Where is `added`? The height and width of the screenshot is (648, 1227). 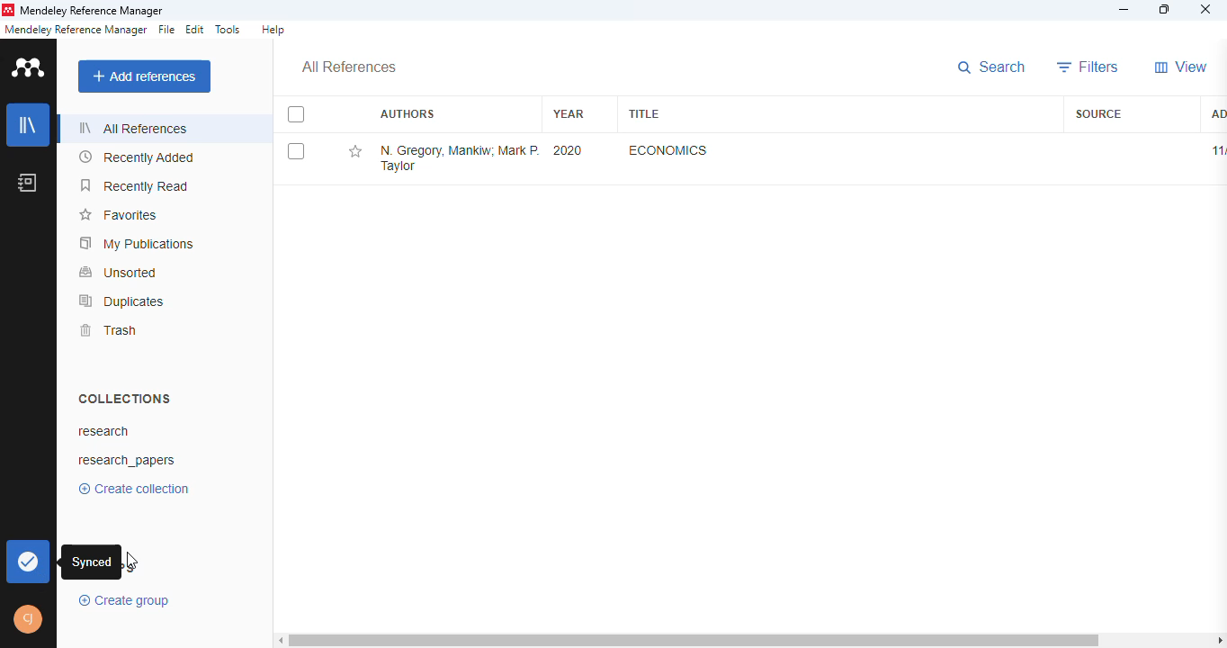 added is located at coordinates (1217, 114).